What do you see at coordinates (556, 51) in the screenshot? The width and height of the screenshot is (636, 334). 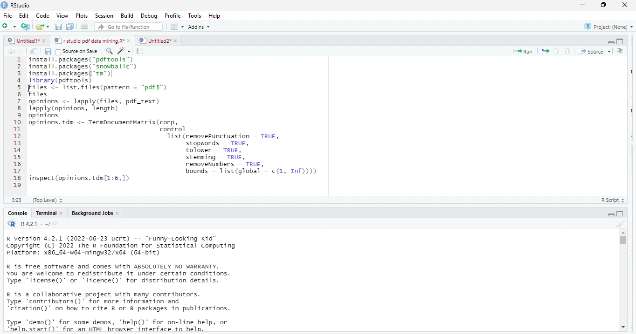 I see `go to previous section/chunk` at bounding box center [556, 51].